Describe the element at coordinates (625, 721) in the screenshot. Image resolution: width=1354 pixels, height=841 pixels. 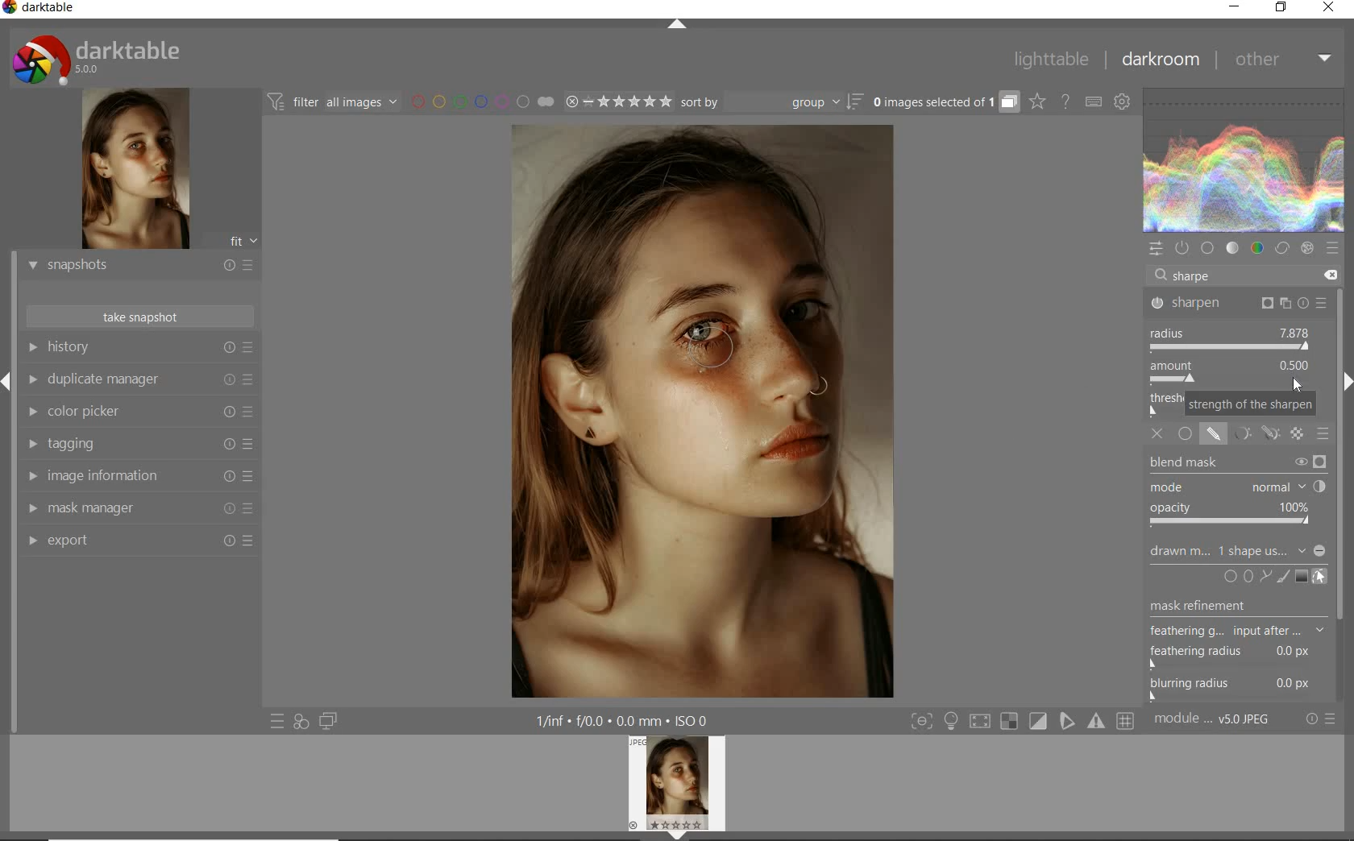
I see `other display information` at that location.